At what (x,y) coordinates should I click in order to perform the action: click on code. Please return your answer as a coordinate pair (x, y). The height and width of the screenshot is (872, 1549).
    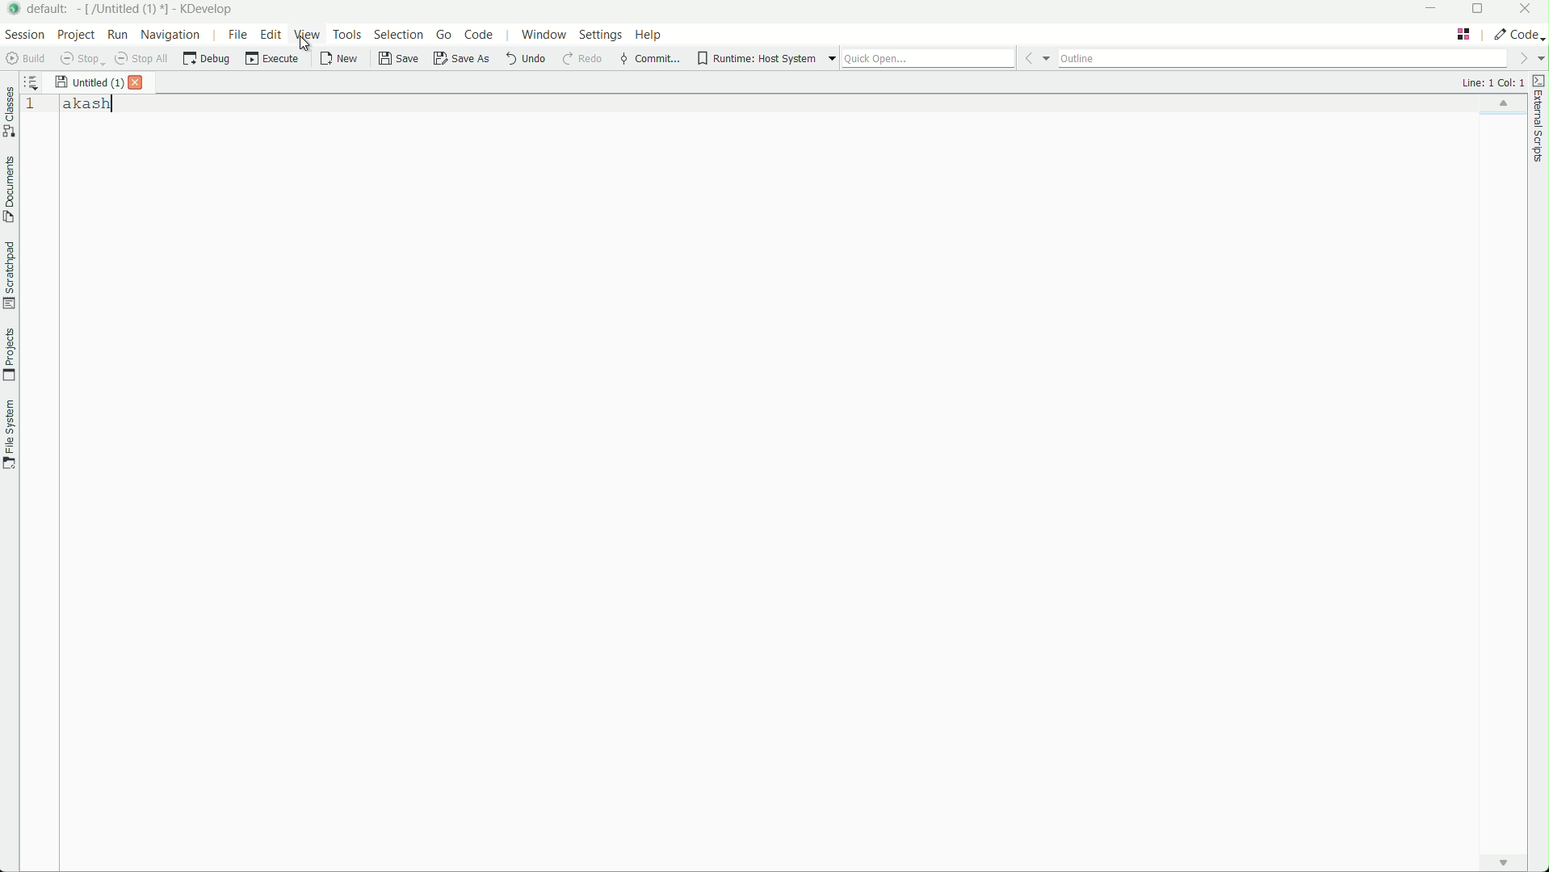
    Looking at the image, I should click on (478, 34).